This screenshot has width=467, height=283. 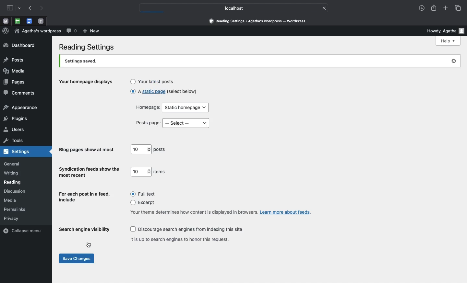 I want to click on 10, so click(x=141, y=172).